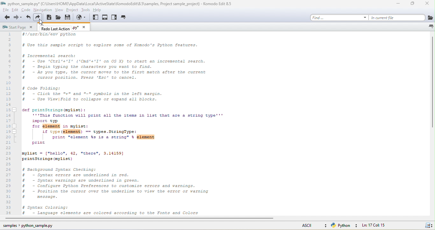  Describe the element at coordinates (33, 226) in the screenshot. I see `file path` at that location.